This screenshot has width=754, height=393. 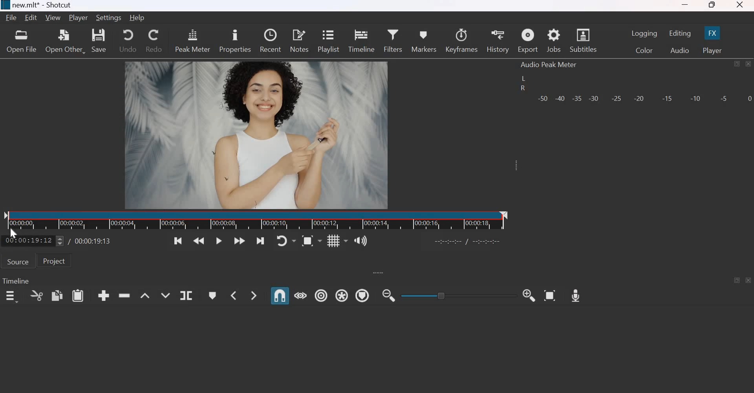 What do you see at coordinates (388, 296) in the screenshot?
I see `Zoom Timeline out` at bounding box center [388, 296].